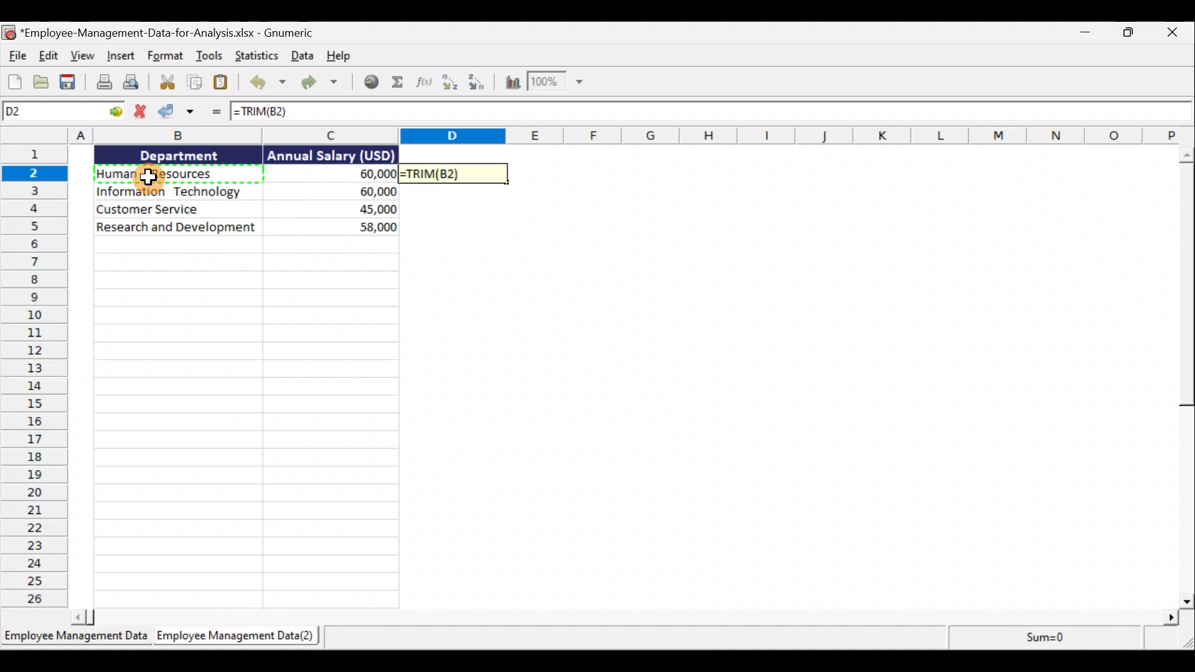  Describe the element at coordinates (257, 56) in the screenshot. I see `Statistics` at that location.